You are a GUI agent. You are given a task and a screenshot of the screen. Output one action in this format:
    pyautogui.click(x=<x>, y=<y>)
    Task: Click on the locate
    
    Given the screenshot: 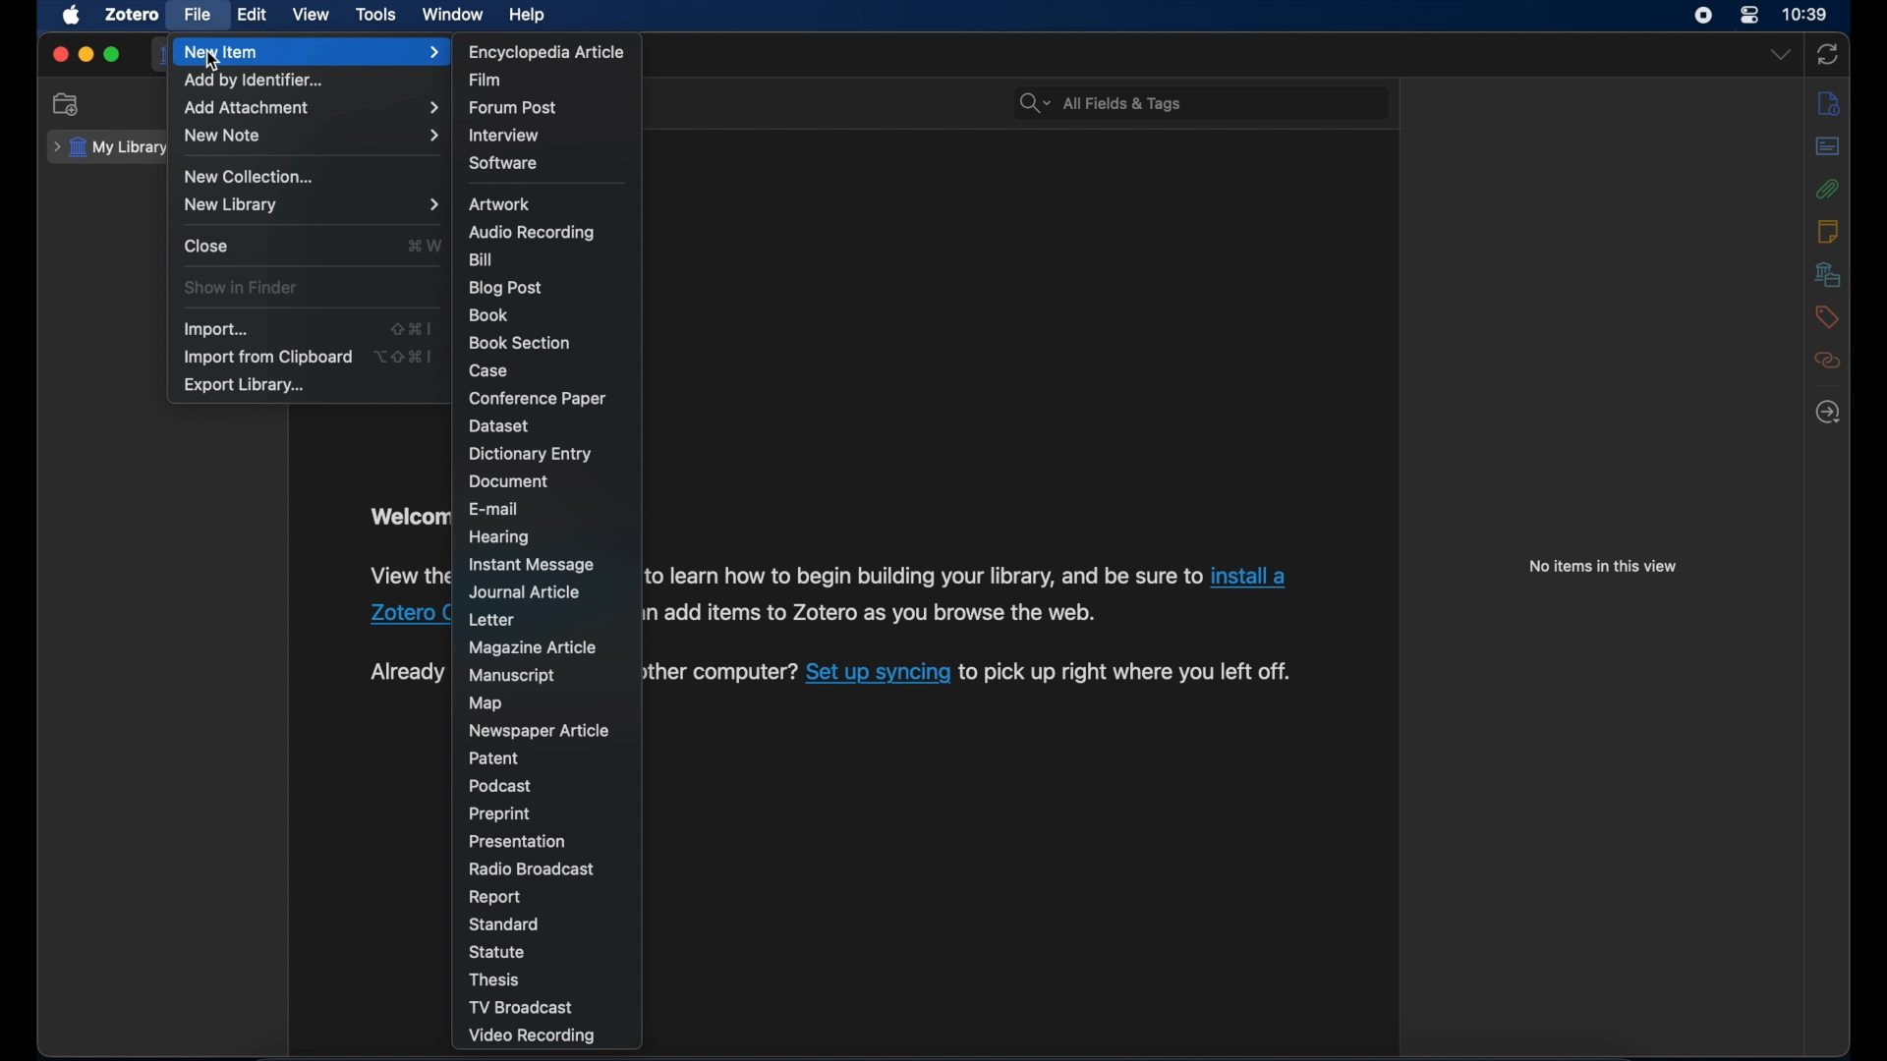 What is the action you would take?
    pyautogui.click(x=1828, y=414)
    